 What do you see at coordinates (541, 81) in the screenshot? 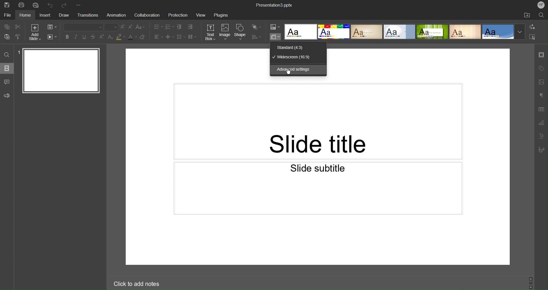
I see `Image Settings` at bounding box center [541, 81].